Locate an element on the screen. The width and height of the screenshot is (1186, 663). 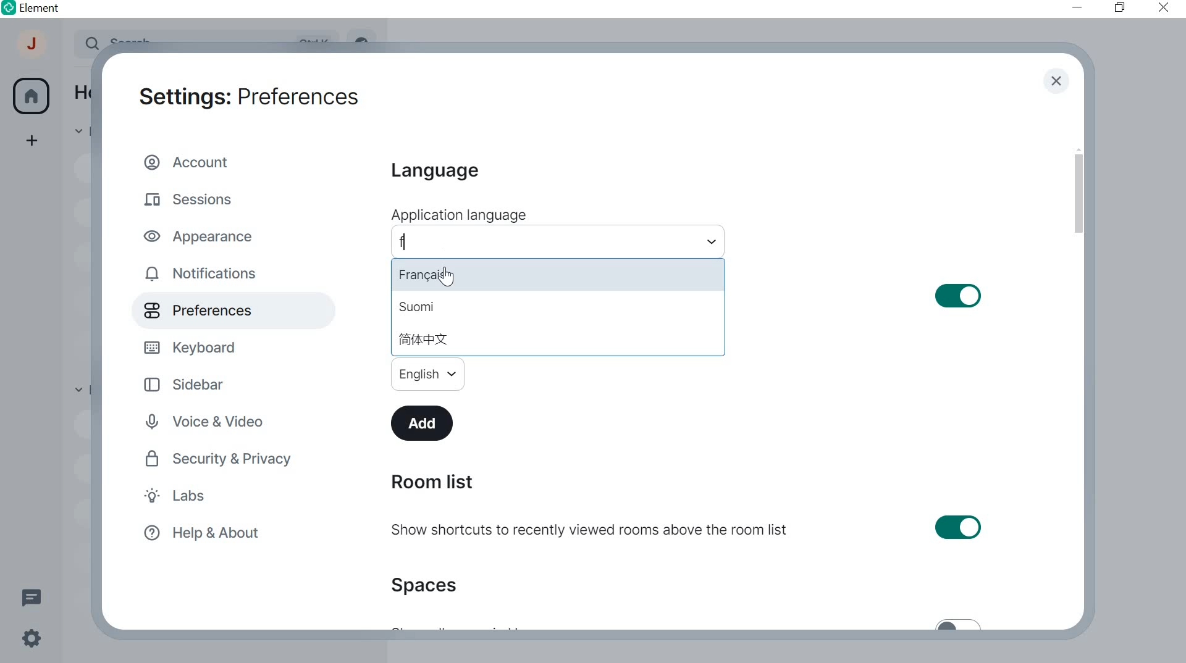
THREADS is located at coordinates (31, 596).